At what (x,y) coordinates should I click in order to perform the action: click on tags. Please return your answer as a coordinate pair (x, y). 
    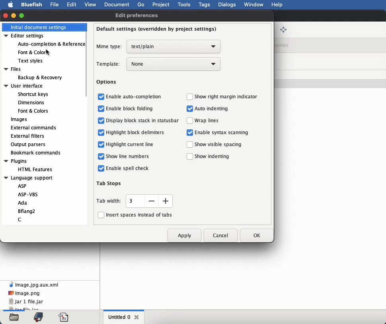
    Looking at the image, I should click on (205, 5).